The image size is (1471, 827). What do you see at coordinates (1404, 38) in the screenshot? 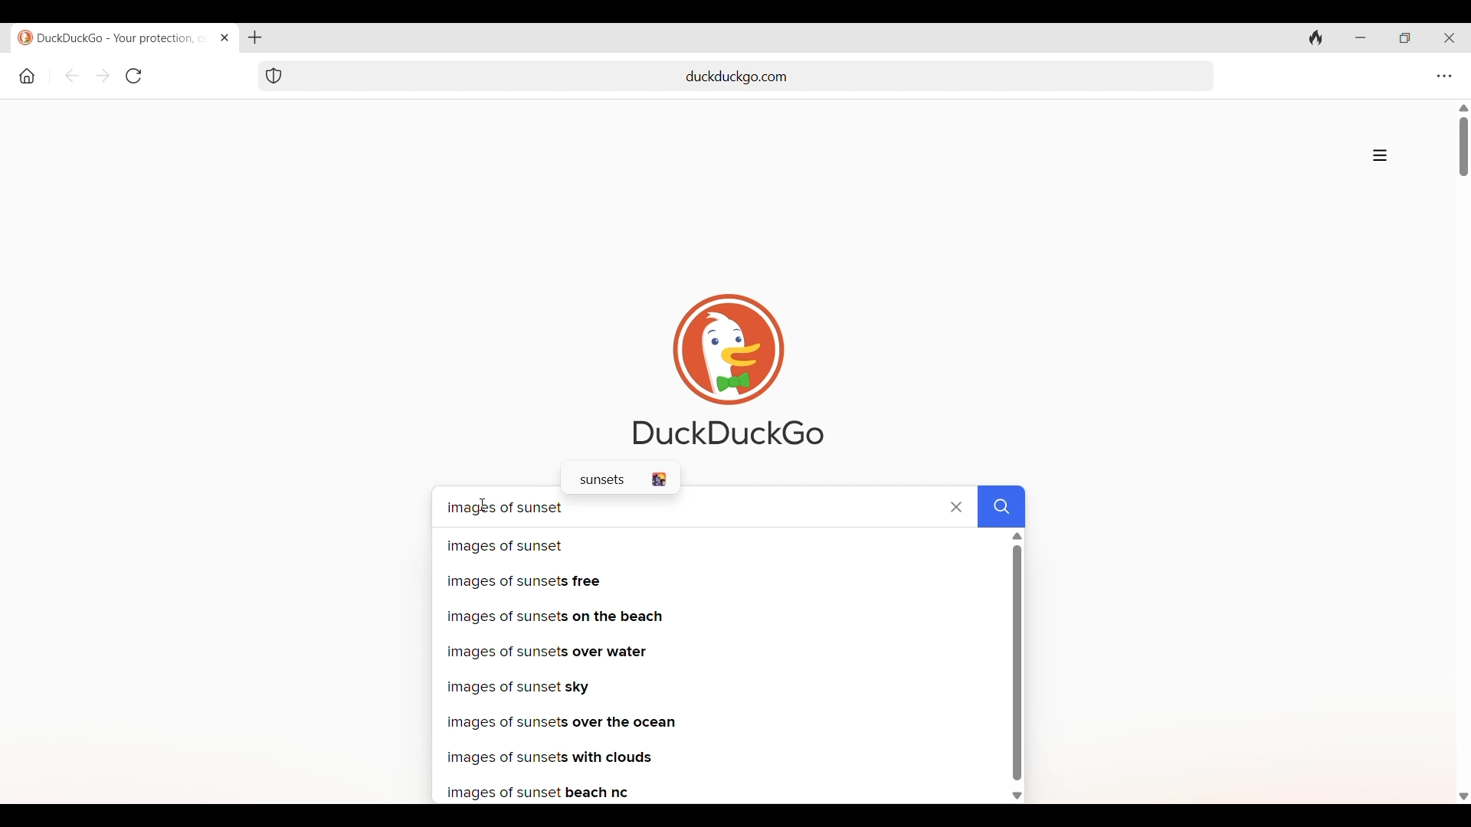
I see `Show interface in a smaller tab` at bounding box center [1404, 38].